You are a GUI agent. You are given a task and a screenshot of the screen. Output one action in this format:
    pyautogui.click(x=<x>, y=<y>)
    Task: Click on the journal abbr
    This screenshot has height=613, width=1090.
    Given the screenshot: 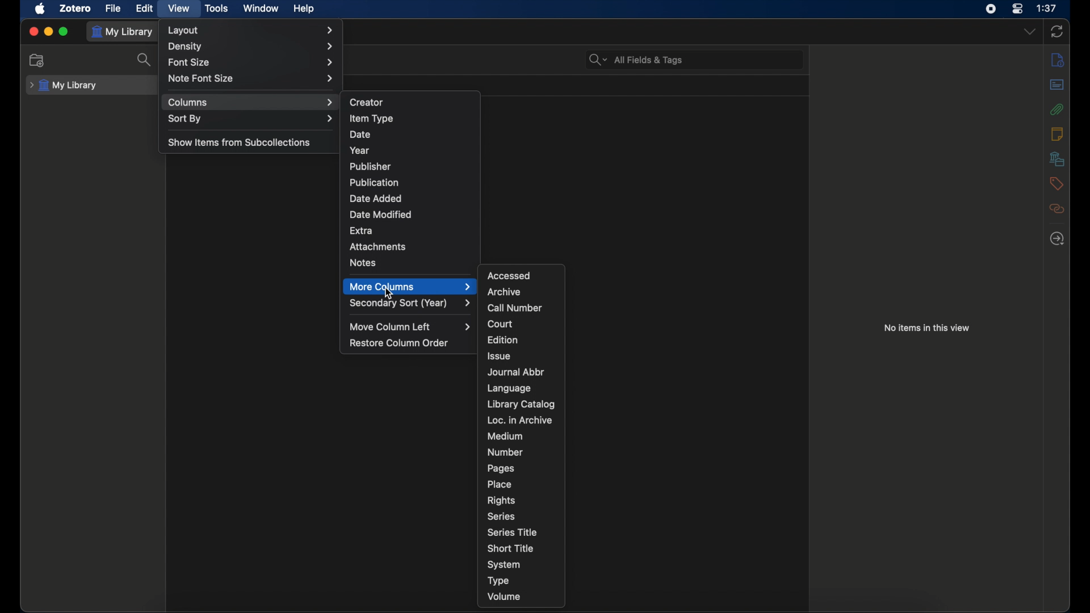 What is the action you would take?
    pyautogui.click(x=515, y=372)
    